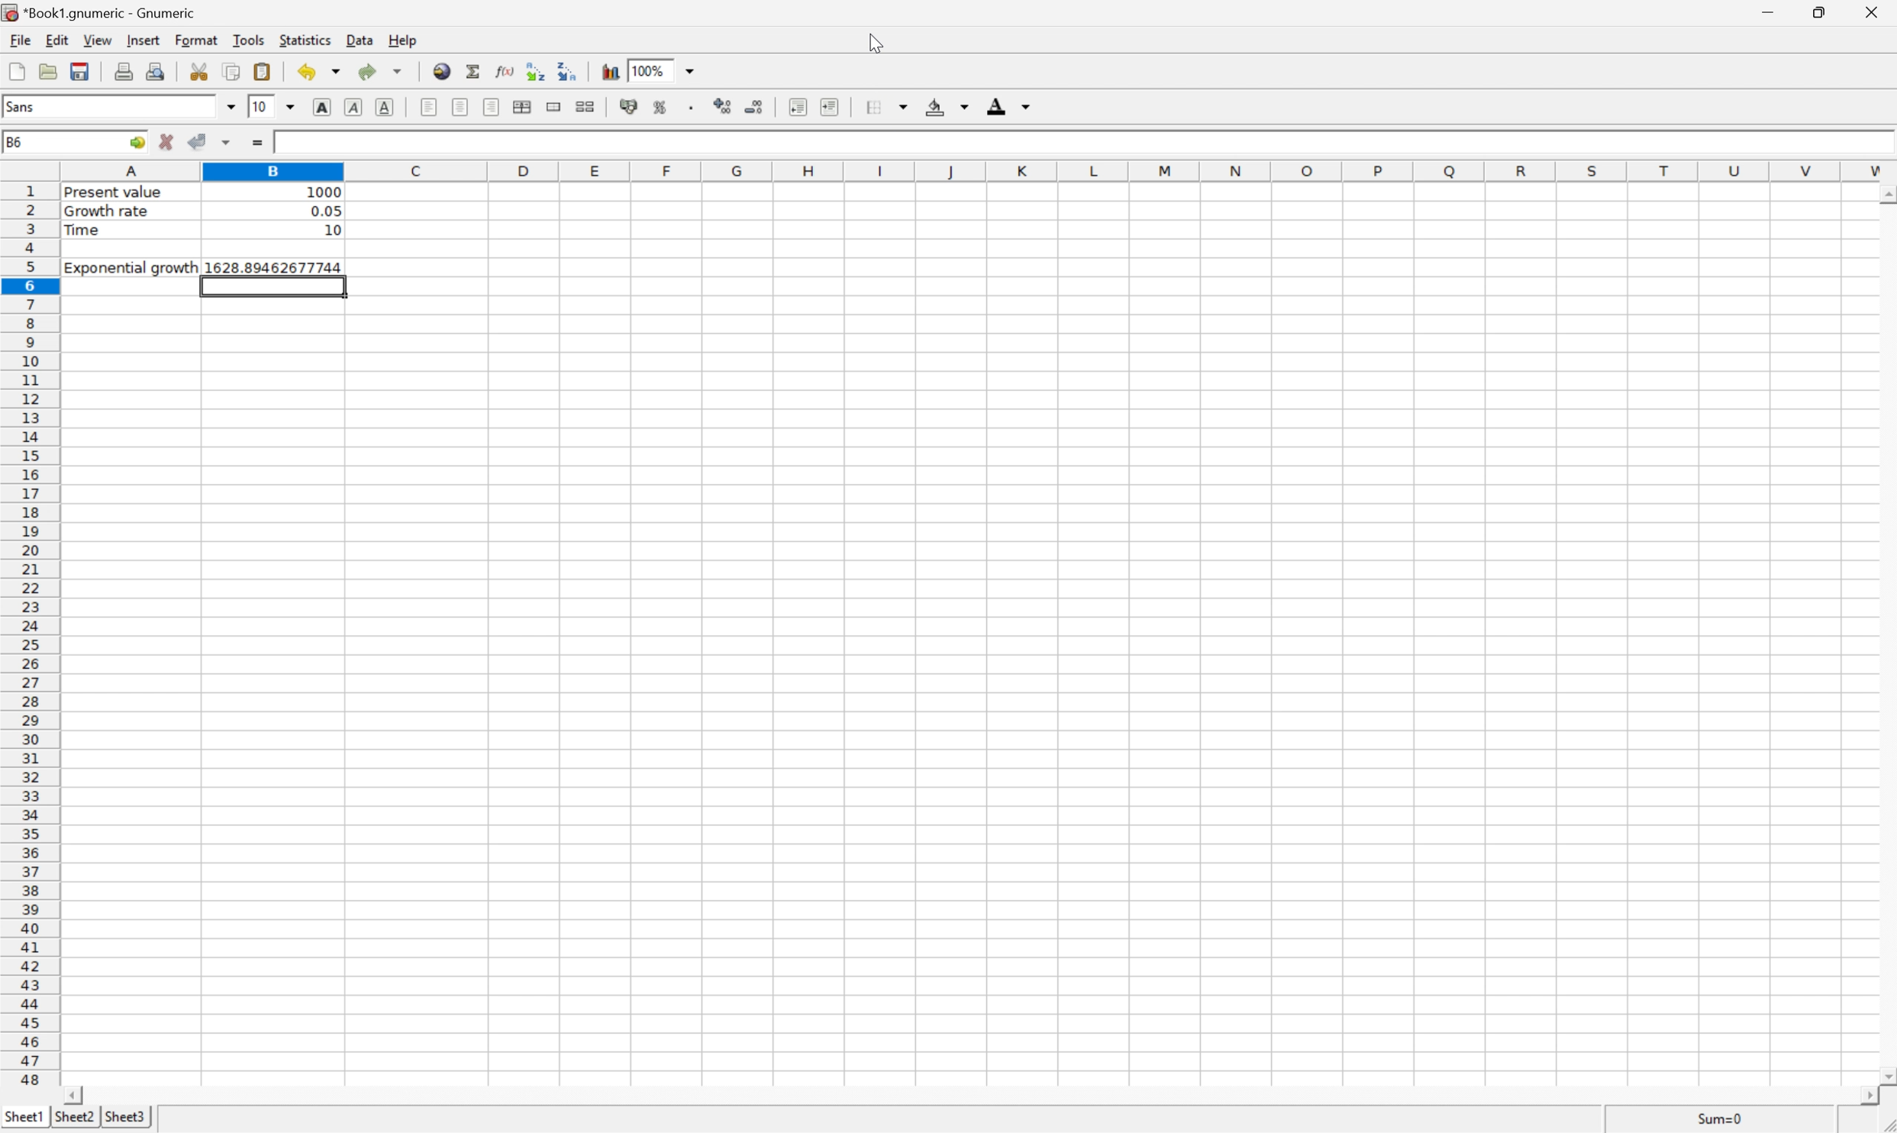  I want to click on Increase indent, and align the contents to the left, so click(568, 71).